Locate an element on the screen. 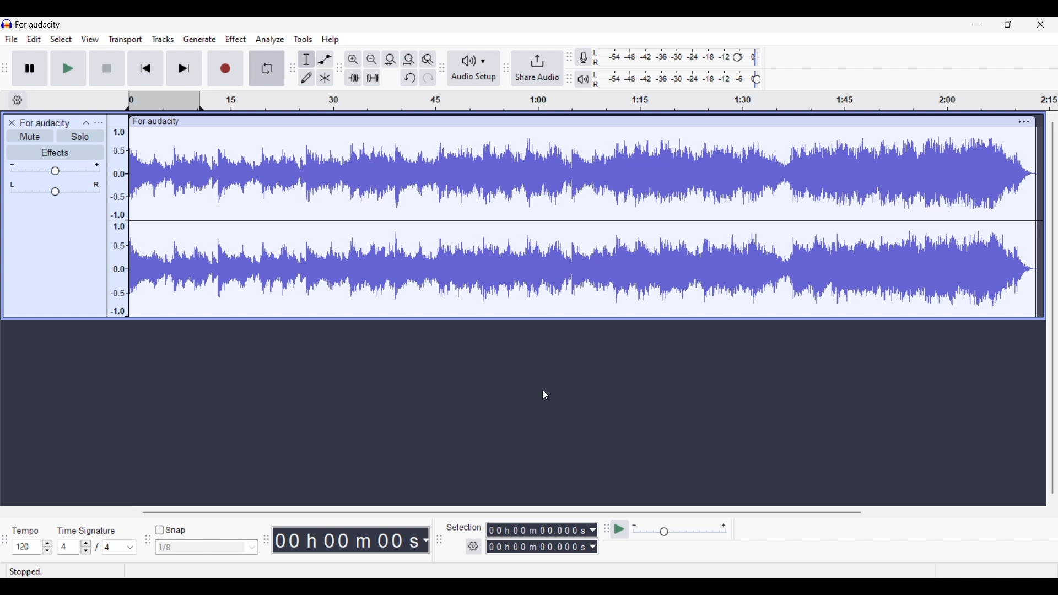 The height and width of the screenshot is (595, 1058). Snap toggle is located at coordinates (170, 531).